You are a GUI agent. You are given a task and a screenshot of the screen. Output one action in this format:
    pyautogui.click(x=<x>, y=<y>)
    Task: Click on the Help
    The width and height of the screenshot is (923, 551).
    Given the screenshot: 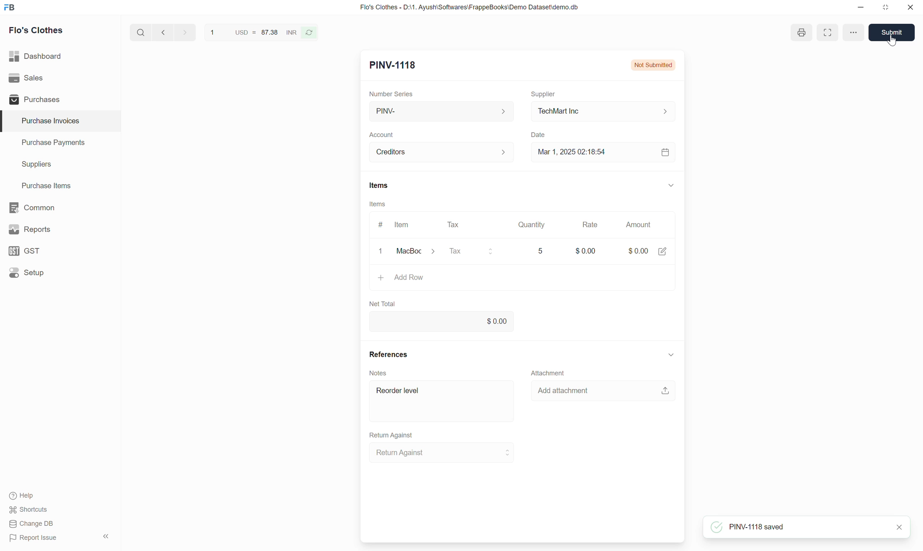 What is the action you would take?
    pyautogui.click(x=25, y=496)
    